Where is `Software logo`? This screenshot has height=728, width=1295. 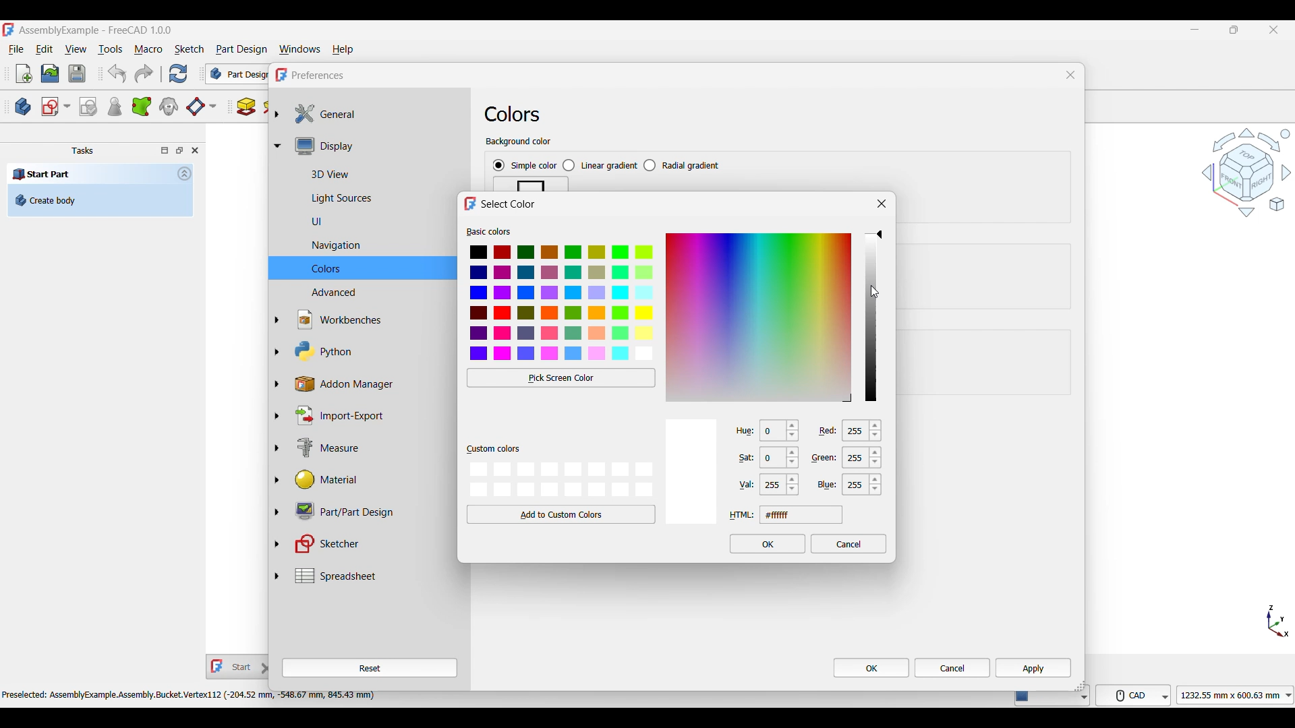 Software logo is located at coordinates (8, 30).